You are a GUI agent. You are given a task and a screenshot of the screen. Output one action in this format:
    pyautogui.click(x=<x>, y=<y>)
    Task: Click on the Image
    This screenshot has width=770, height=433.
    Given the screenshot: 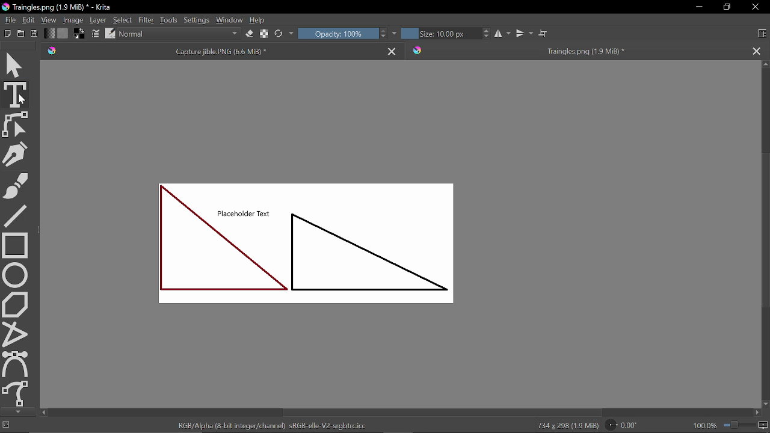 What is the action you would take?
    pyautogui.click(x=74, y=20)
    